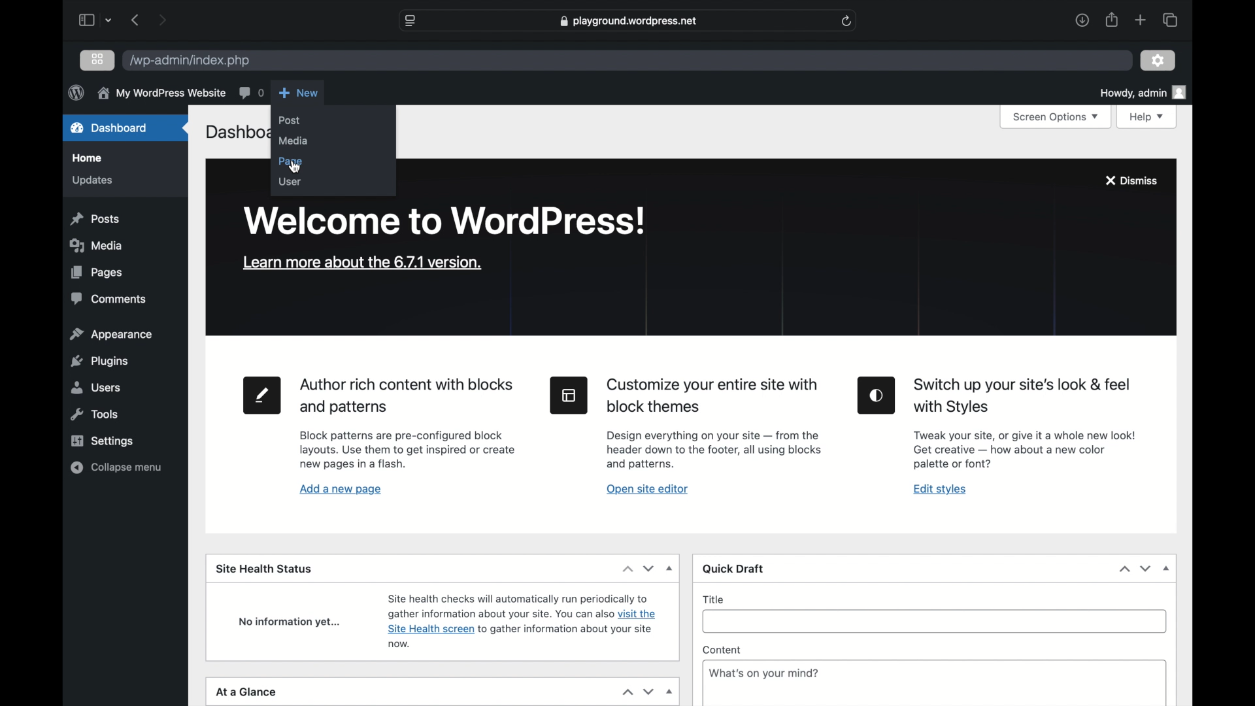 The width and height of the screenshot is (1255, 706). What do you see at coordinates (1082, 20) in the screenshot?
I see `downloads` at bounding box center [1082, 20].